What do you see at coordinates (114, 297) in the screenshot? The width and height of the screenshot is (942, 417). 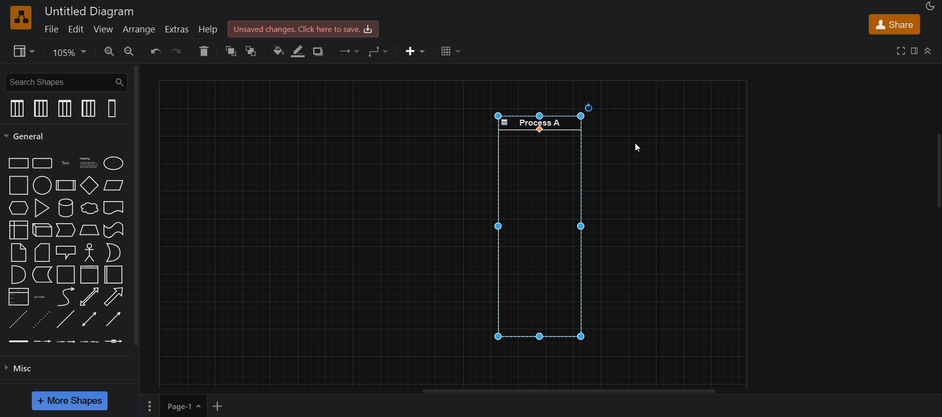 I see `arrow` at bounding box center [114, 297].